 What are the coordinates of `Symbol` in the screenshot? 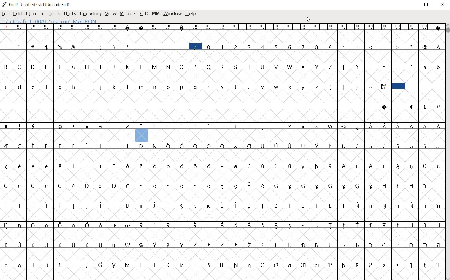 It's located at (398, 185).